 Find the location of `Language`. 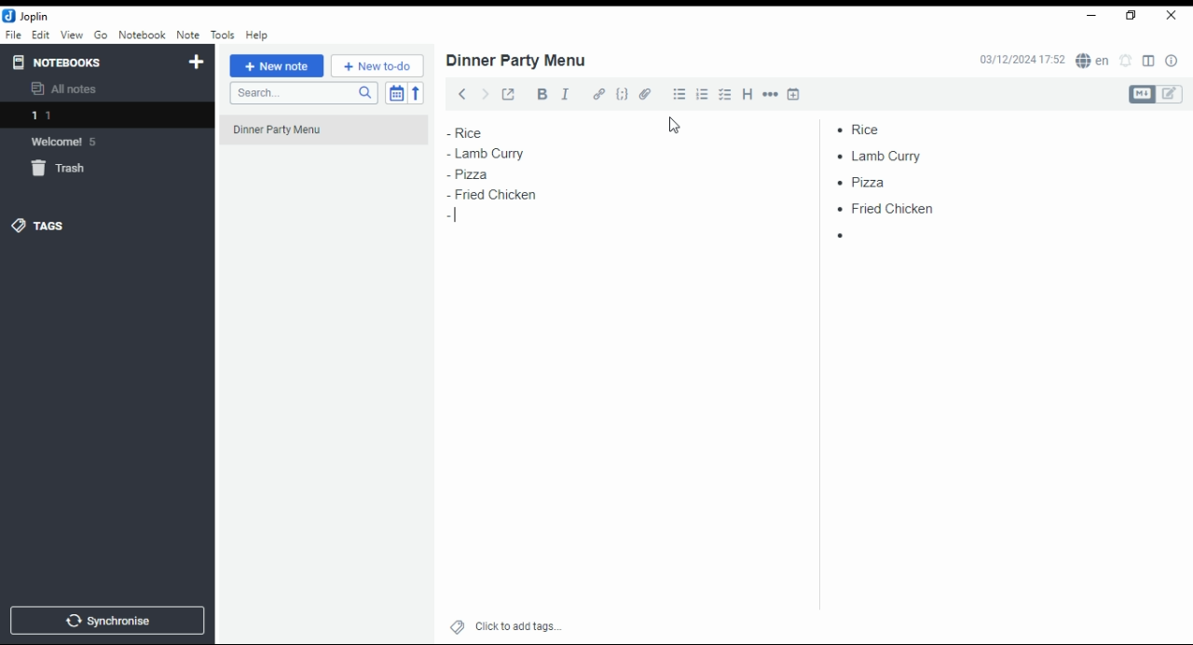

Language is located at coordinates (1091, 61).